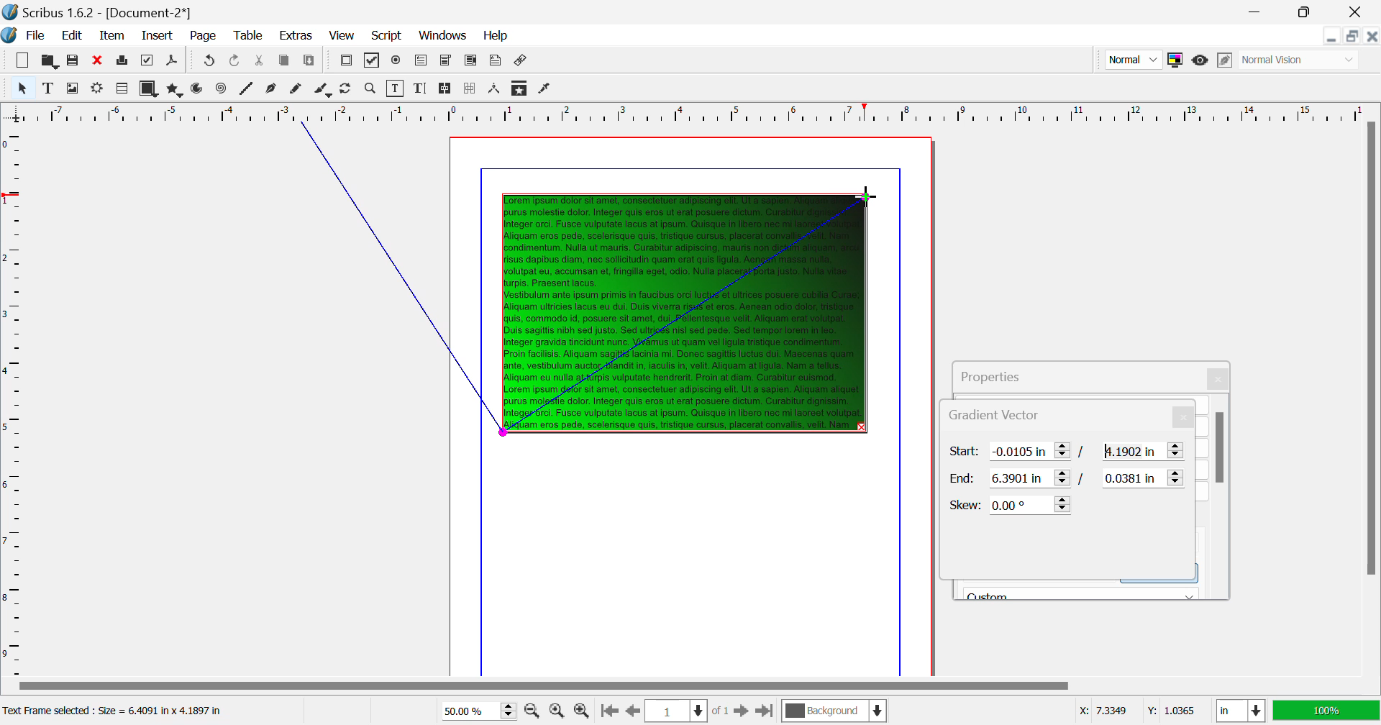 Image resolution: width=1381 pixels, height=725 pixels. Describe the element at coordinates (207, 62) in the screenshot. I see `Redo` at that location.